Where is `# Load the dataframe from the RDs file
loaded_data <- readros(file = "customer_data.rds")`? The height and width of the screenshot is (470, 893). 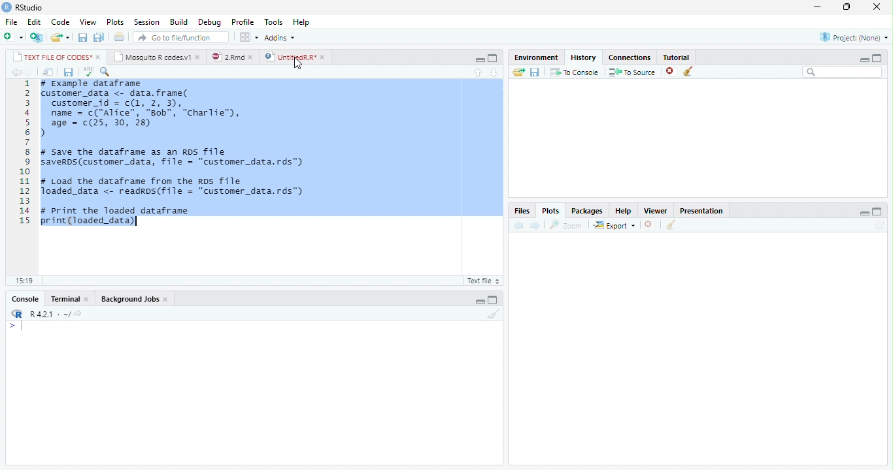 # Load the dataframe from the RDs file
loaded_data <- readros(file = "customer_data.rds") is located at coordinates (174, 187).